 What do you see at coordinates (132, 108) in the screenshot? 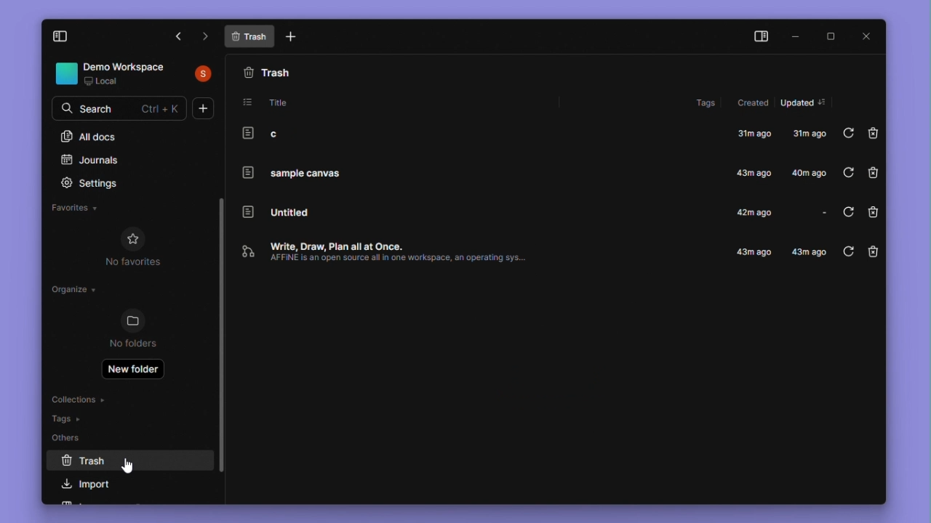
I see `Search` at bounding box center [132, 108].